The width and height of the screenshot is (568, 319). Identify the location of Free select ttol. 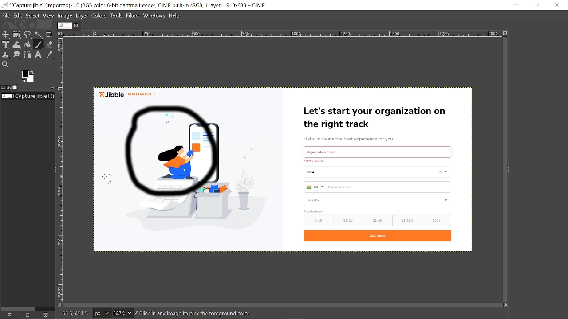
(28, 35).